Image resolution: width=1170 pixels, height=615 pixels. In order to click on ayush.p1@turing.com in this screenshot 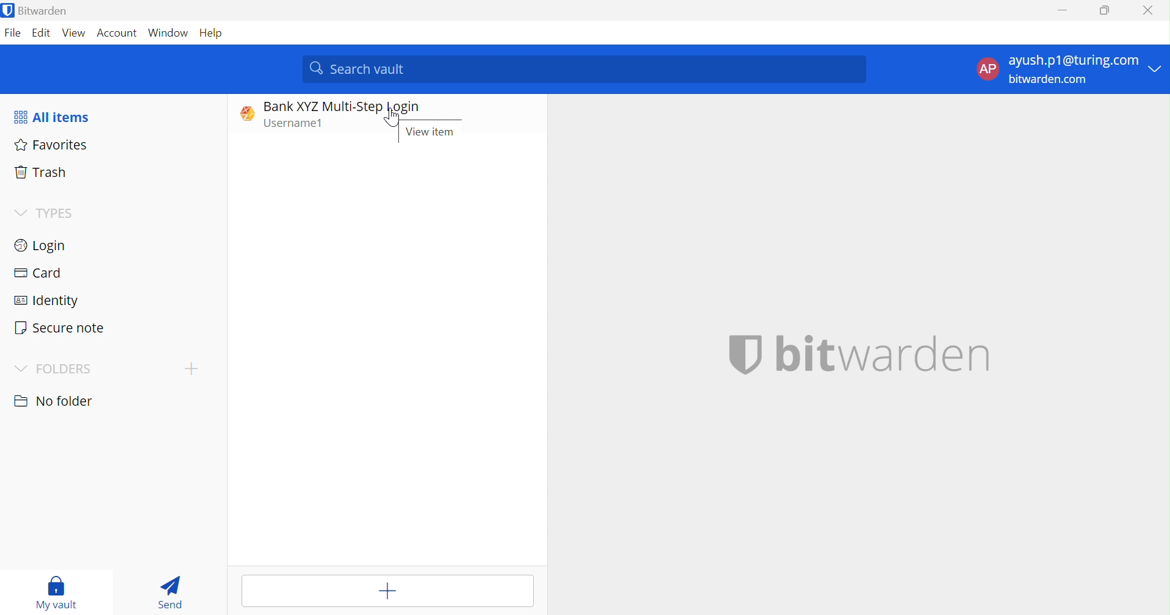, I will do `click(1074, 62)`.